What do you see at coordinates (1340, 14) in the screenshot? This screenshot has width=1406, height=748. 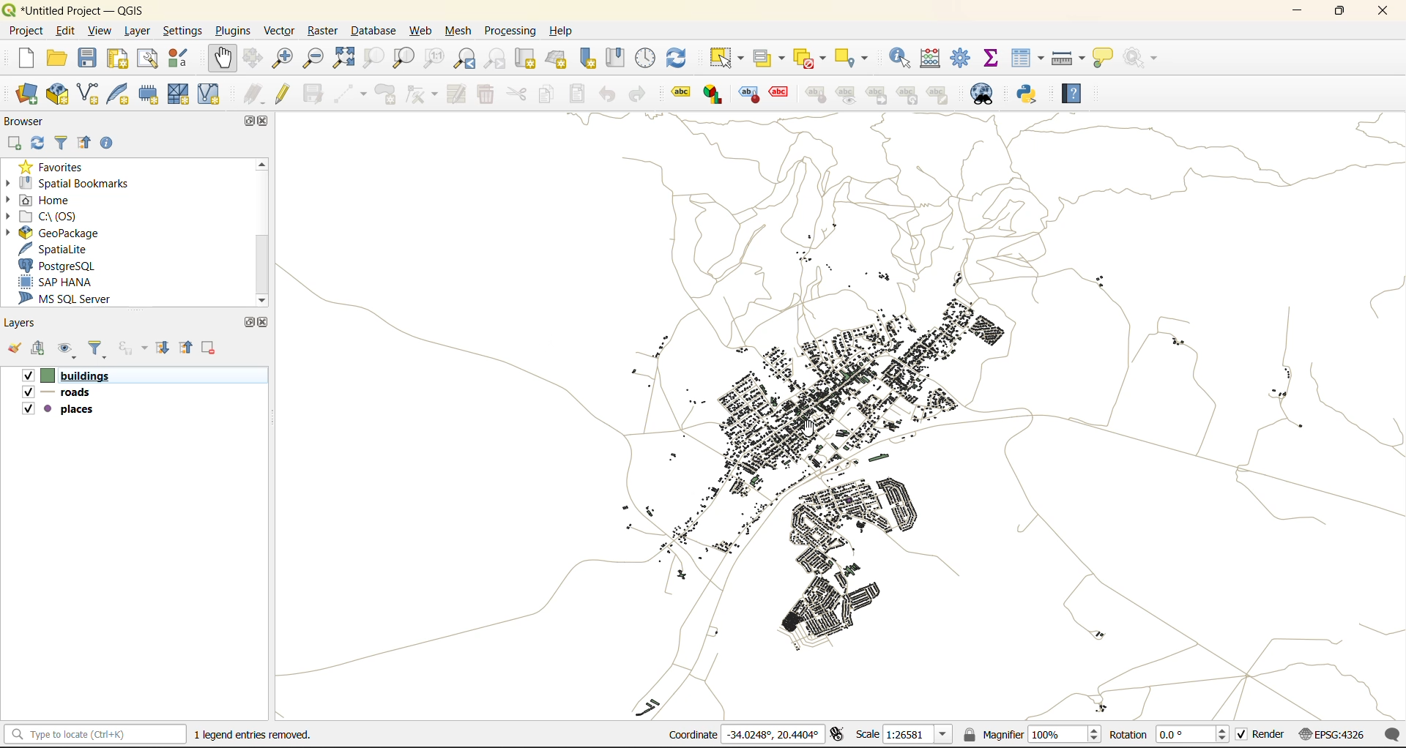 I see `maximize` at bounding box center [1340, 14].